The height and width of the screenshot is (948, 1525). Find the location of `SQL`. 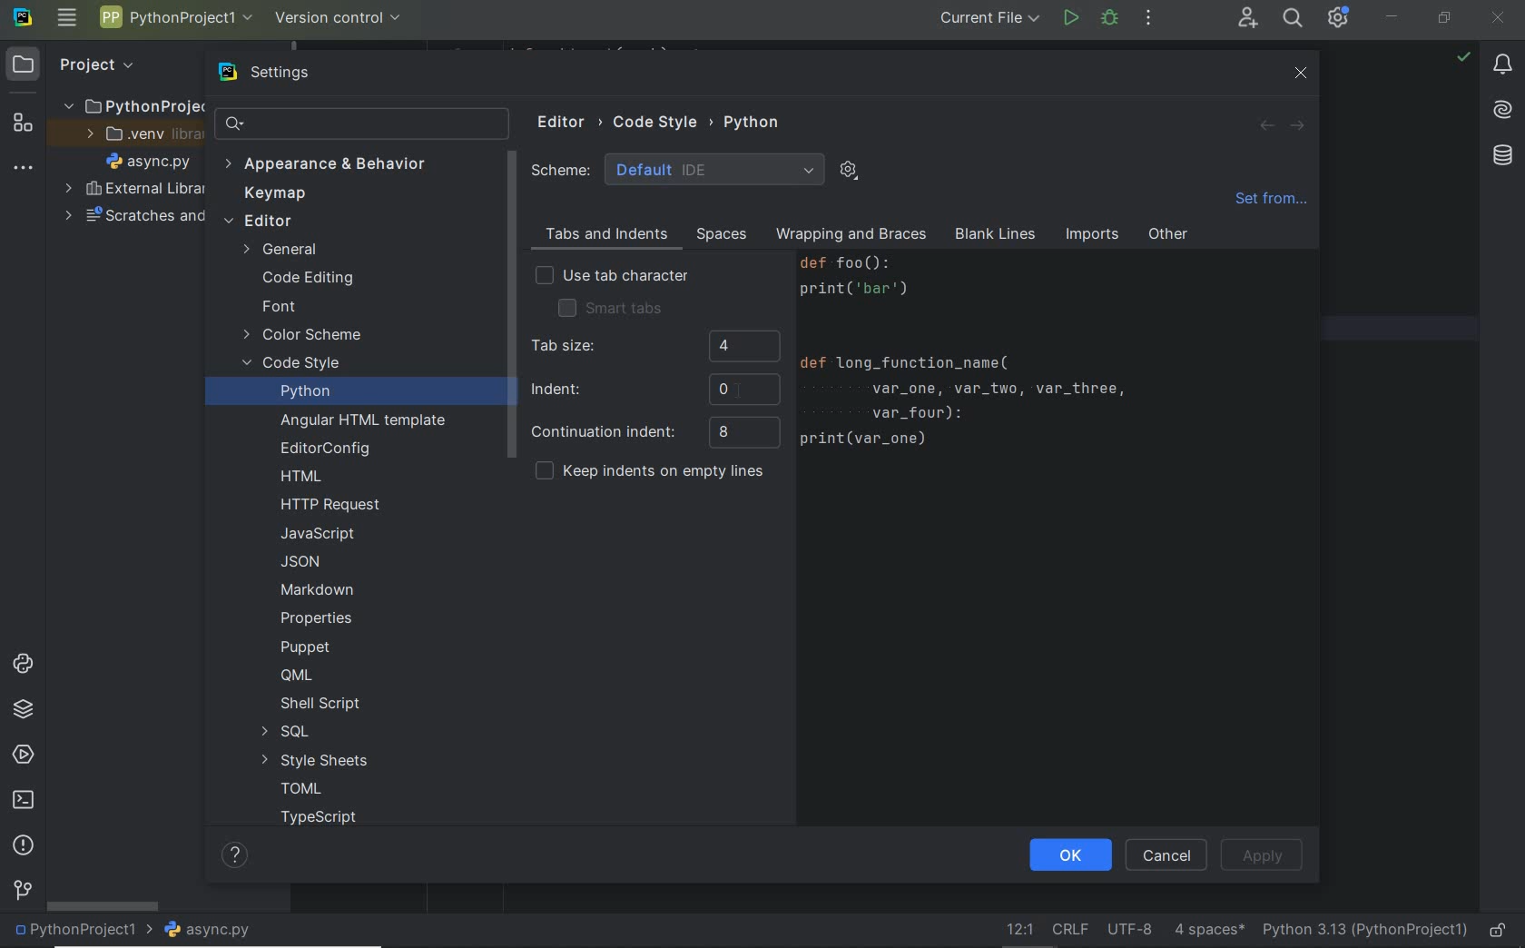

SQL is located at coordinates (283, 732).